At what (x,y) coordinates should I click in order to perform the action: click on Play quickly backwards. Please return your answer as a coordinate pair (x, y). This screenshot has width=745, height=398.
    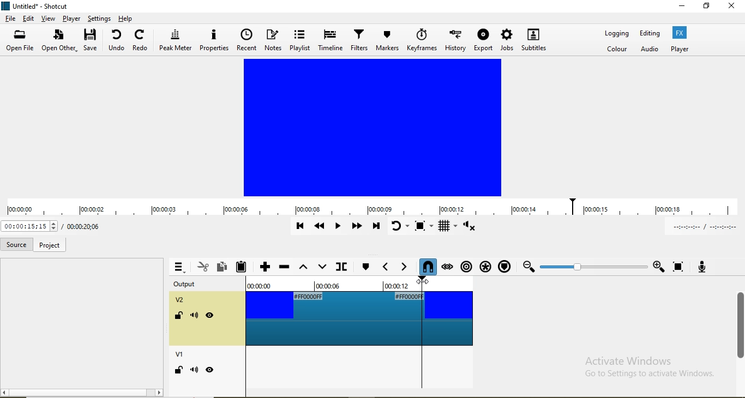
    Looking at the image, I should click on (320, 228).